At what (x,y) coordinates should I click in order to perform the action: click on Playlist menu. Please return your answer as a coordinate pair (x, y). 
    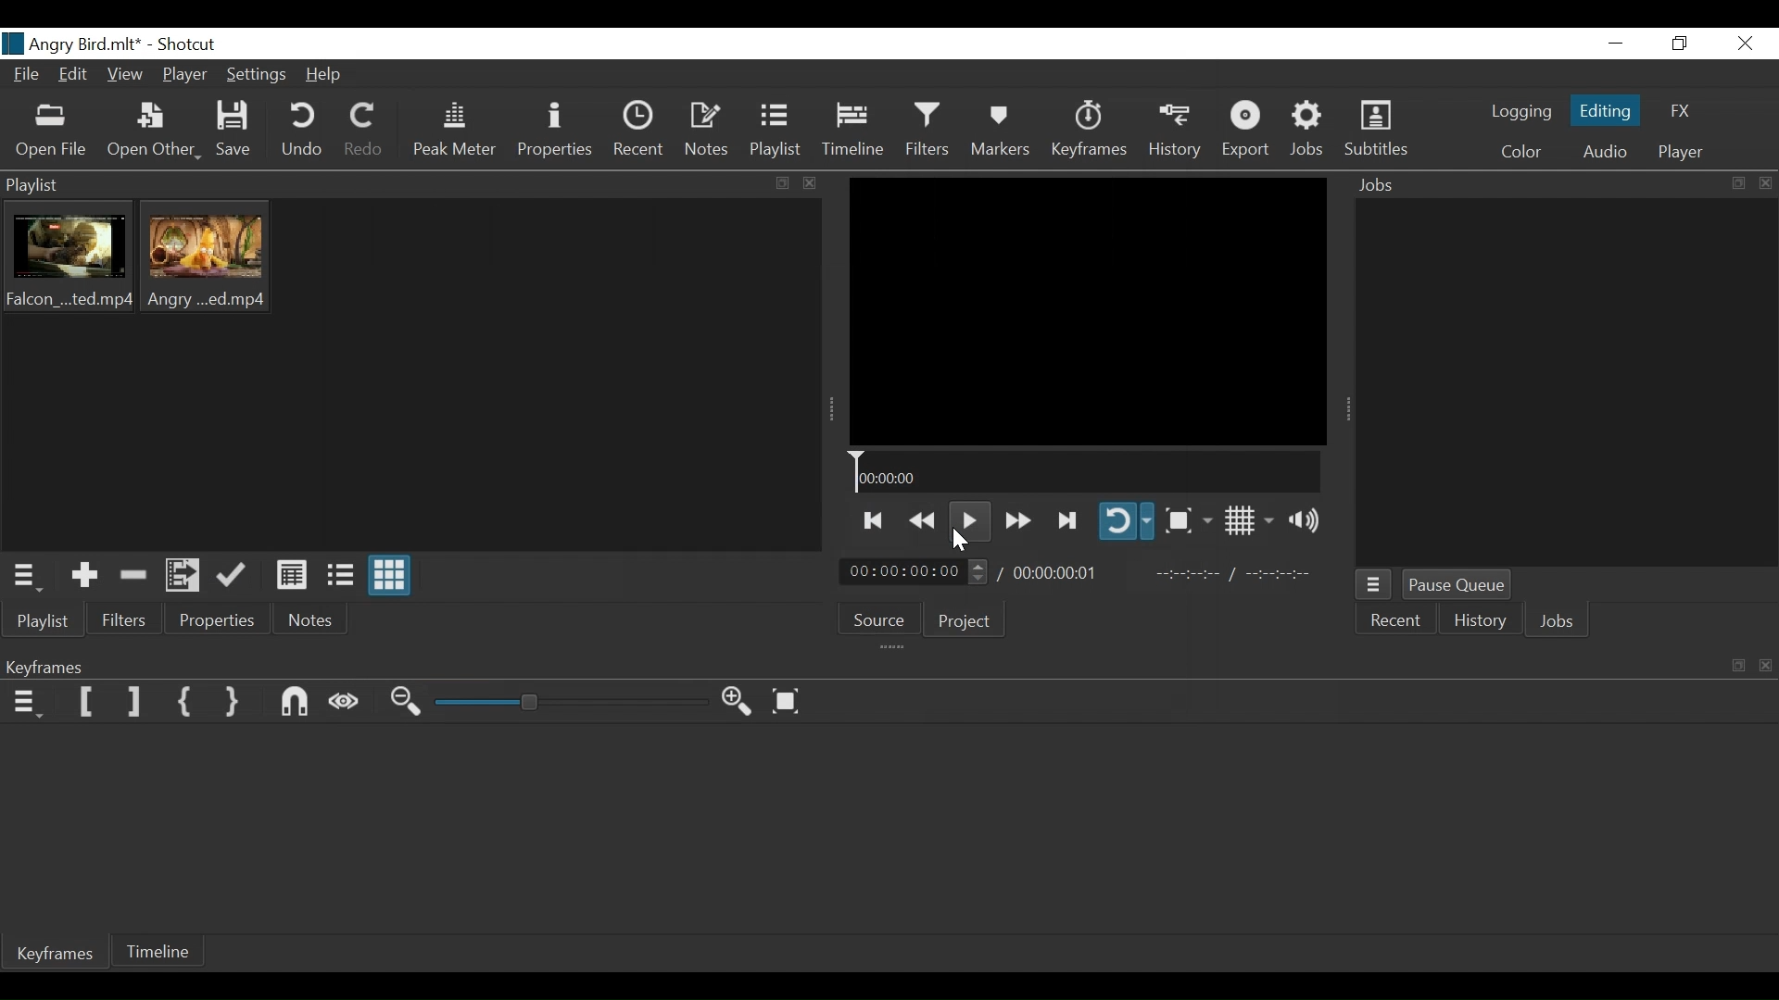
    Looking at the image, I should click on (419, 183).